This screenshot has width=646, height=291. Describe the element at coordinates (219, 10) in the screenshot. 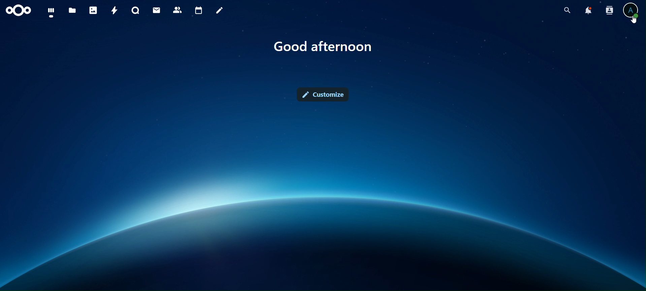

I see `notes` at that location.